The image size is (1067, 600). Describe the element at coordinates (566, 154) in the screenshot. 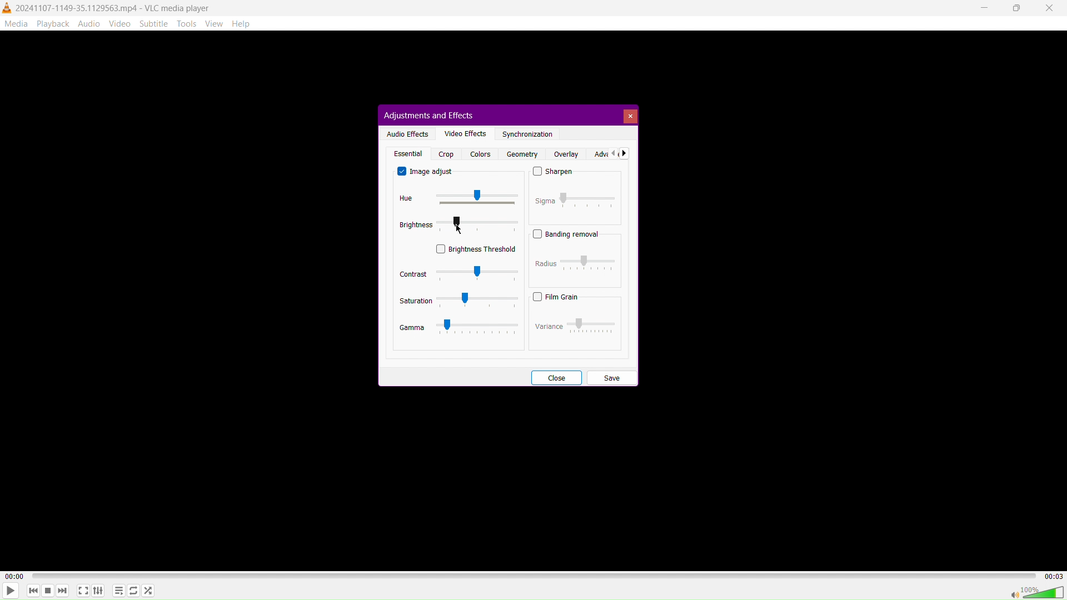

I see `Overlay` at that location.